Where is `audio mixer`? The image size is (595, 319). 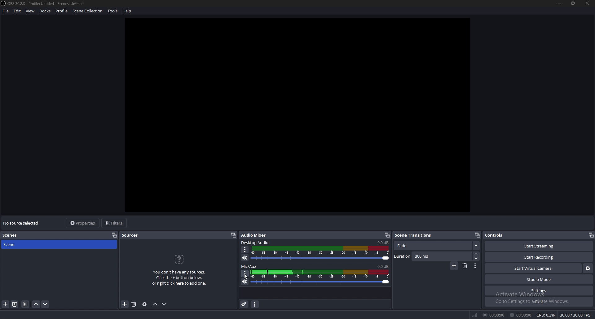
audio mixer is located at coordinates (256, 235).